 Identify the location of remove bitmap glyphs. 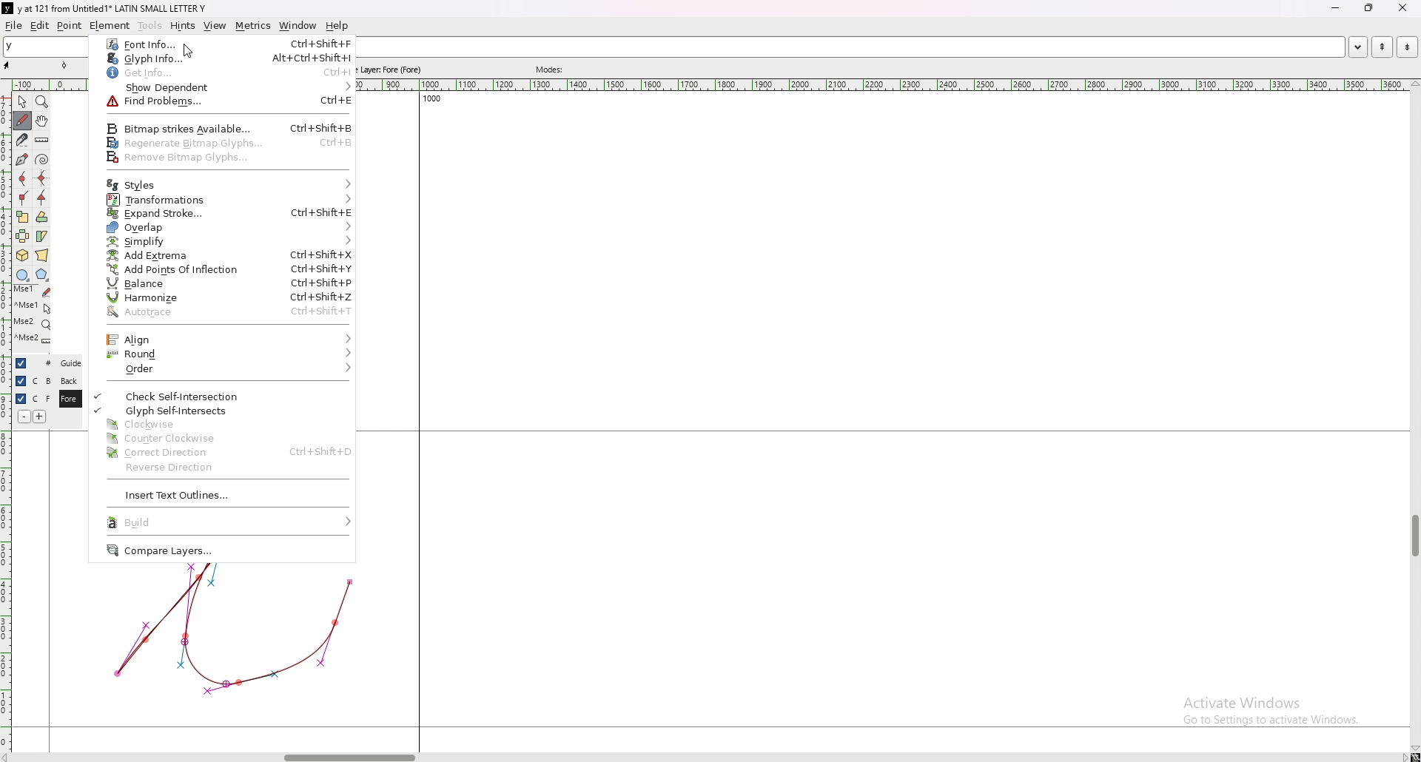
(223, 158).